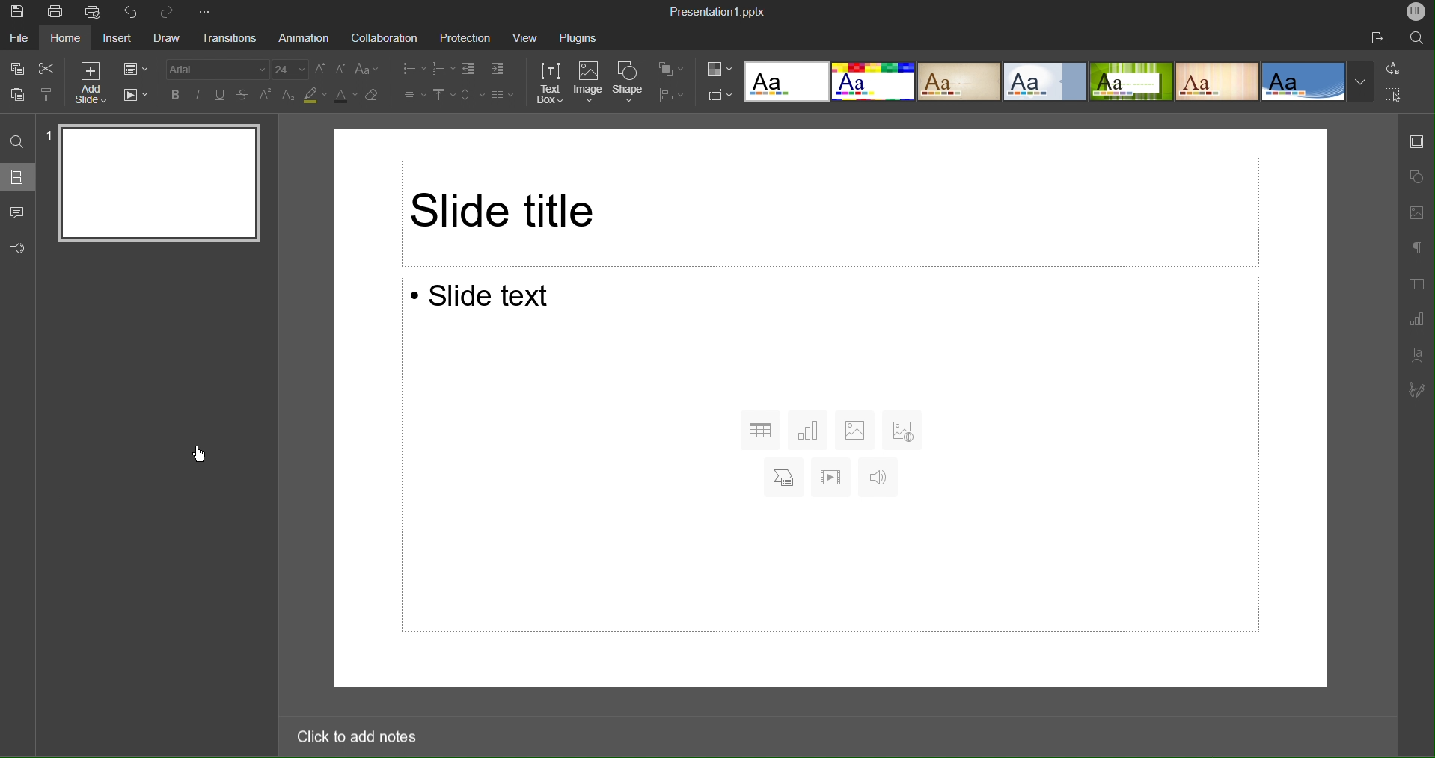 The height and width of the screenshot is (758, 1435). I want to click on change case, so click(368, 69).